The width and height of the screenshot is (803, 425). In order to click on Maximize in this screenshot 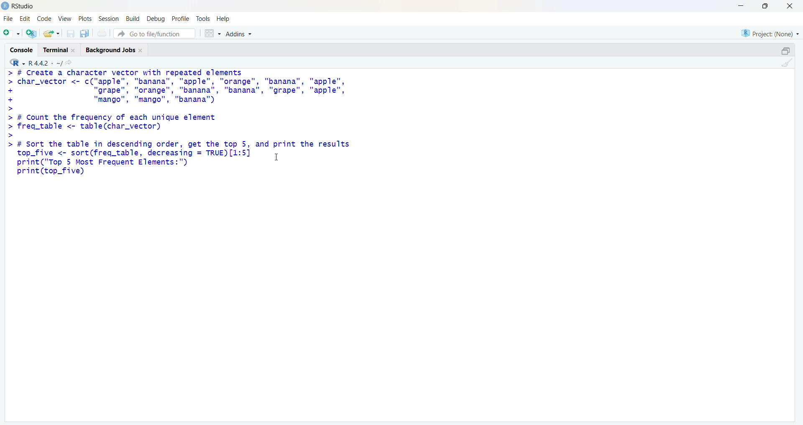, I will do `click(765, 8)`.